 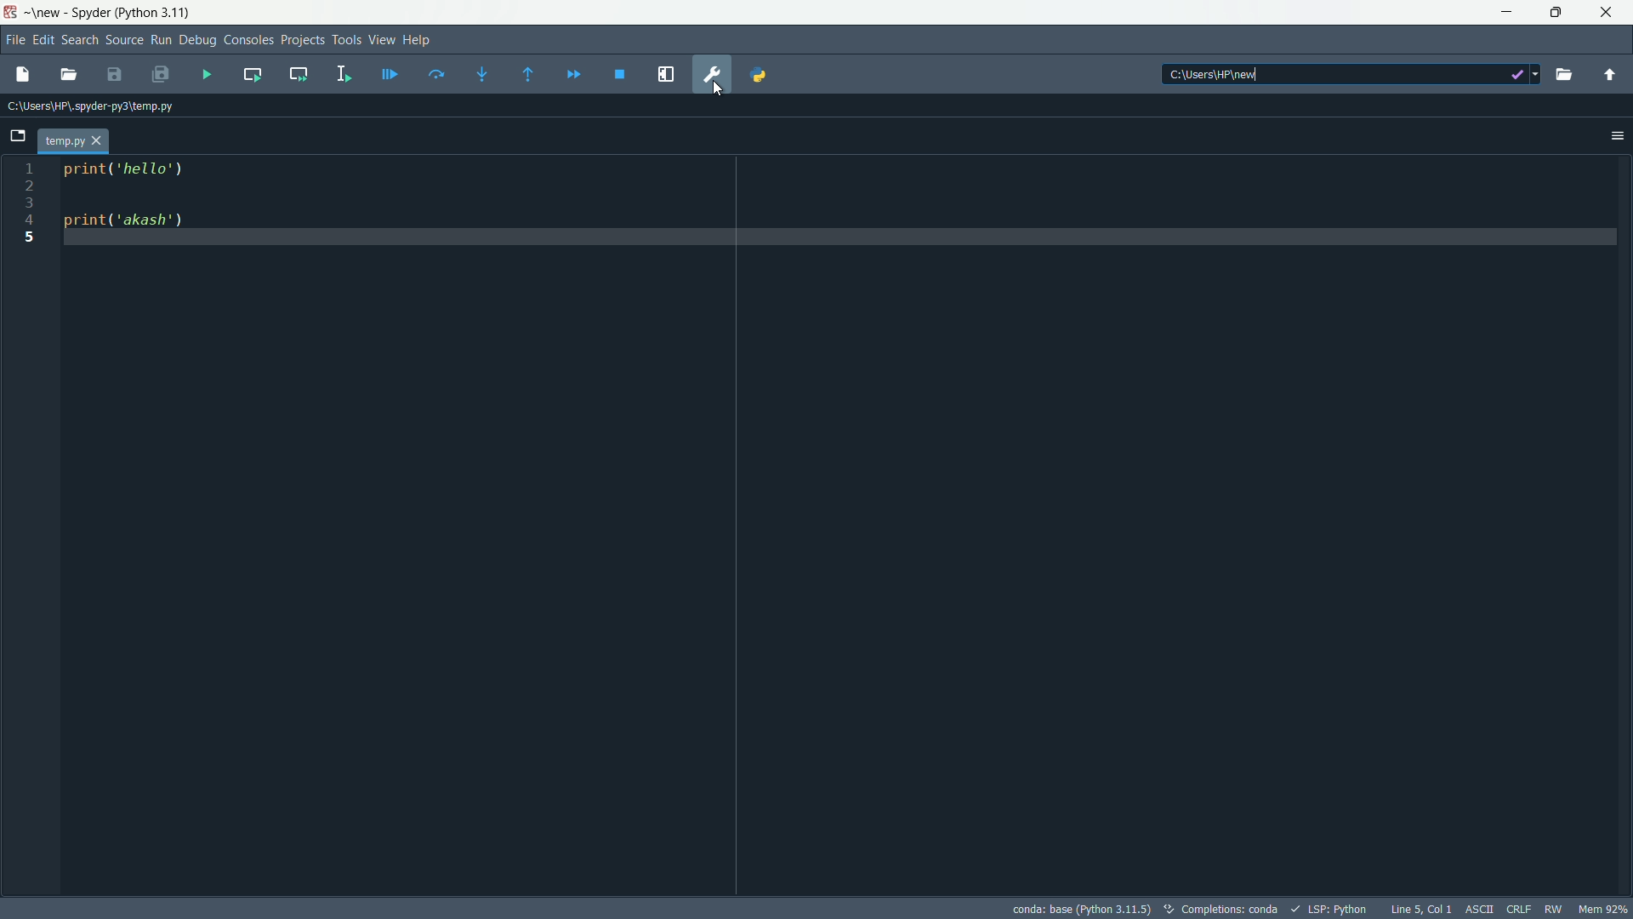 What do you see at coordinates (1552, 909) in the screenshot?
I see `RW` at bounding box center [1552, 909].